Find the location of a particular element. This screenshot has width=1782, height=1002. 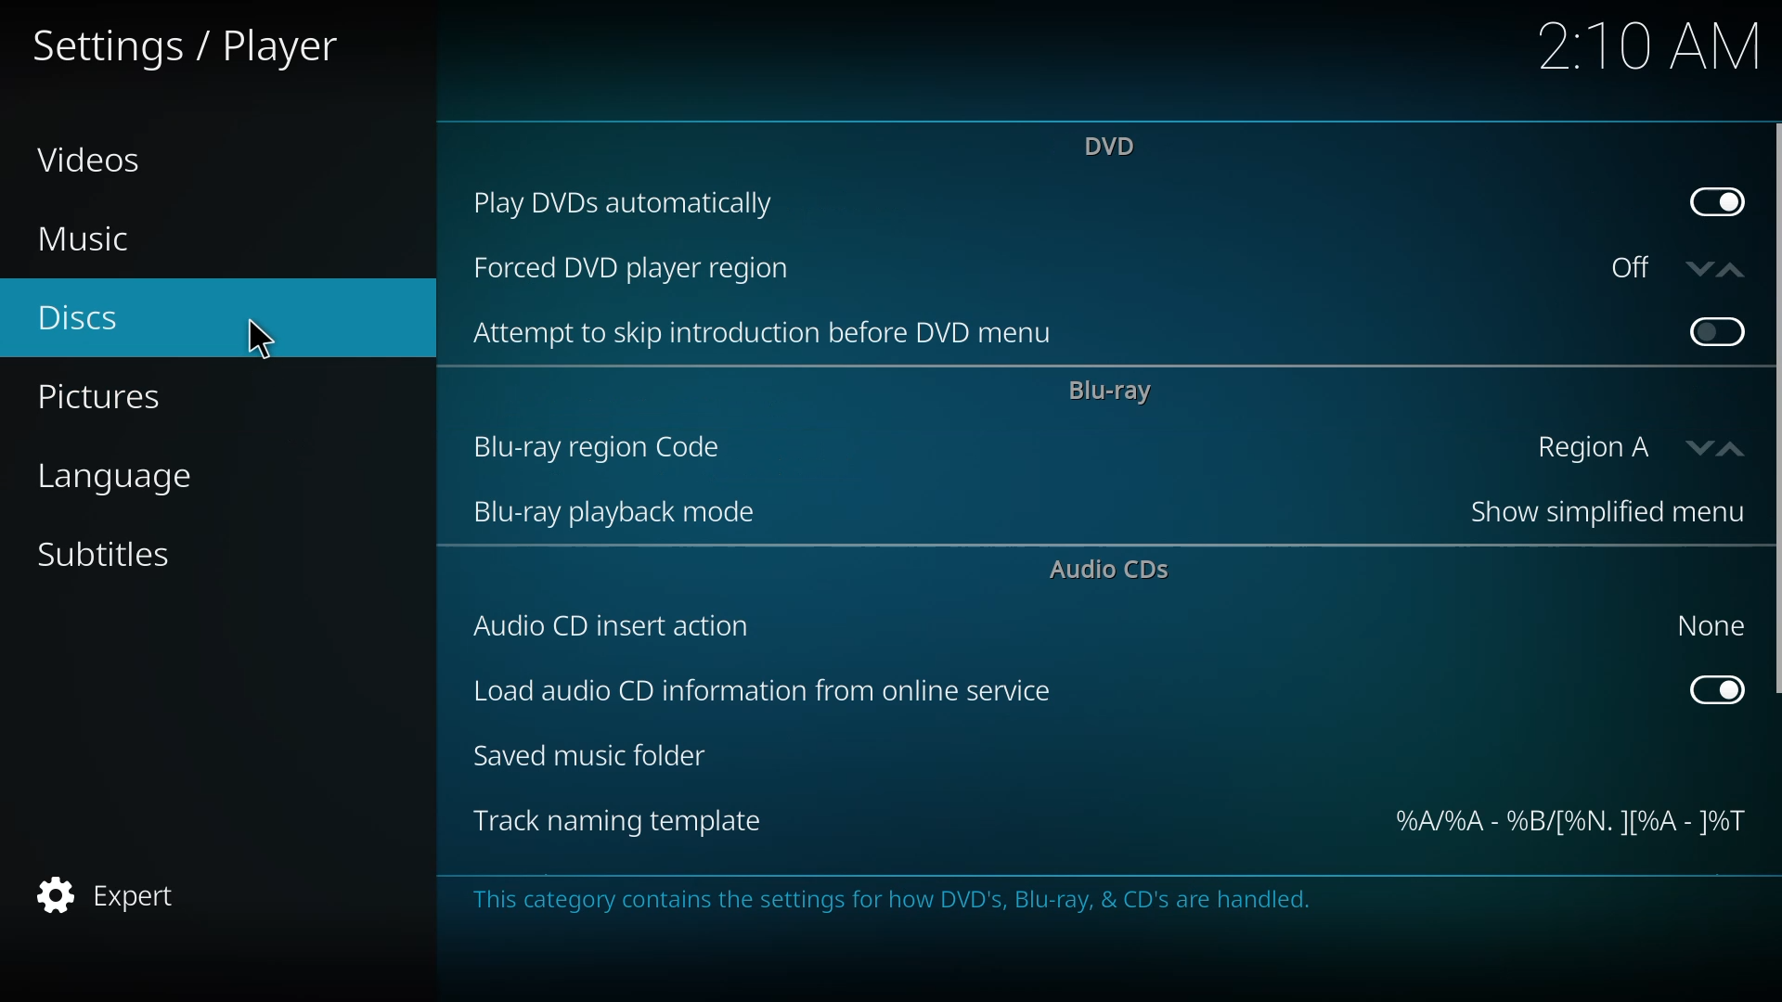

off is located at coordinates (1661, 266).